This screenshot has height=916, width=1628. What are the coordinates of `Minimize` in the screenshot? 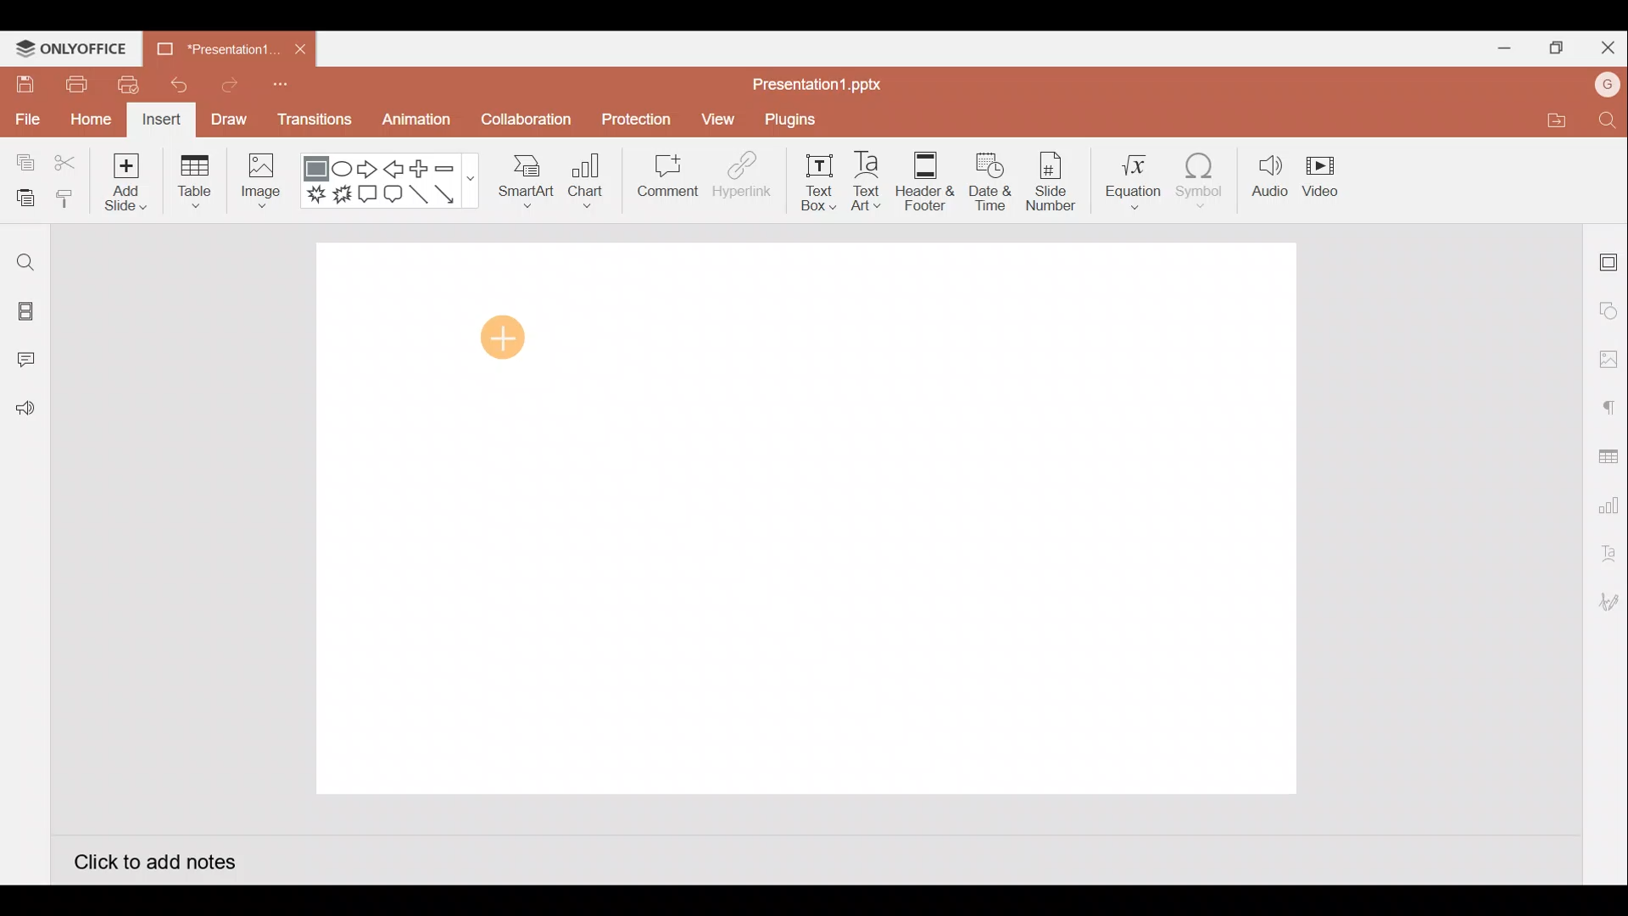 It's located at (1497, 45).